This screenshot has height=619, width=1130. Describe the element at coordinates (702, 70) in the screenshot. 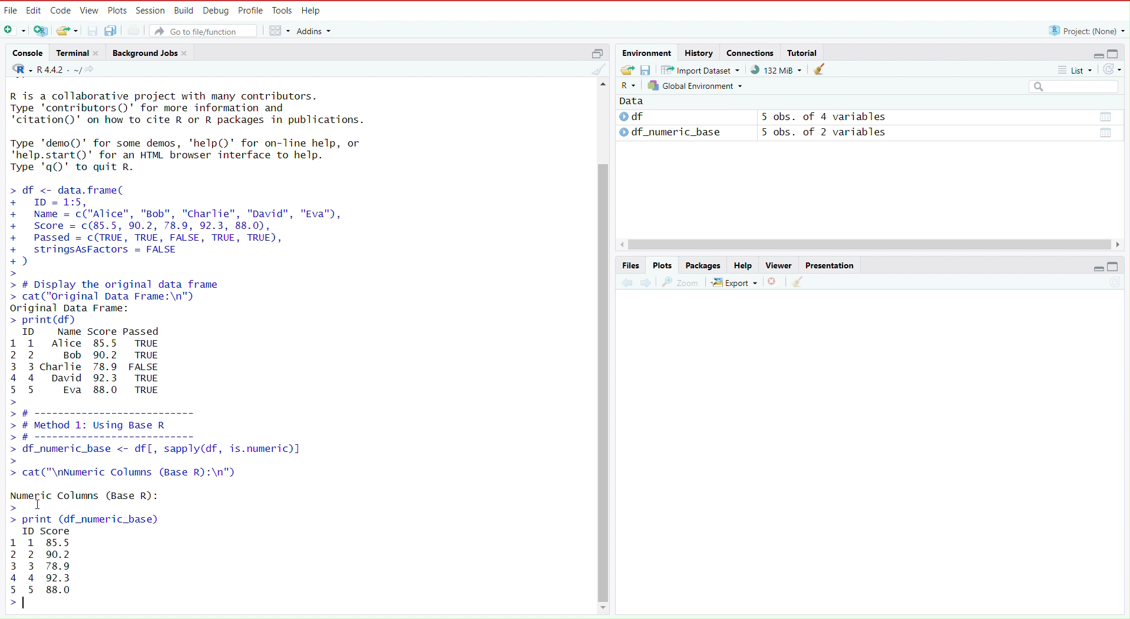

I see `Import dataset` at that location.